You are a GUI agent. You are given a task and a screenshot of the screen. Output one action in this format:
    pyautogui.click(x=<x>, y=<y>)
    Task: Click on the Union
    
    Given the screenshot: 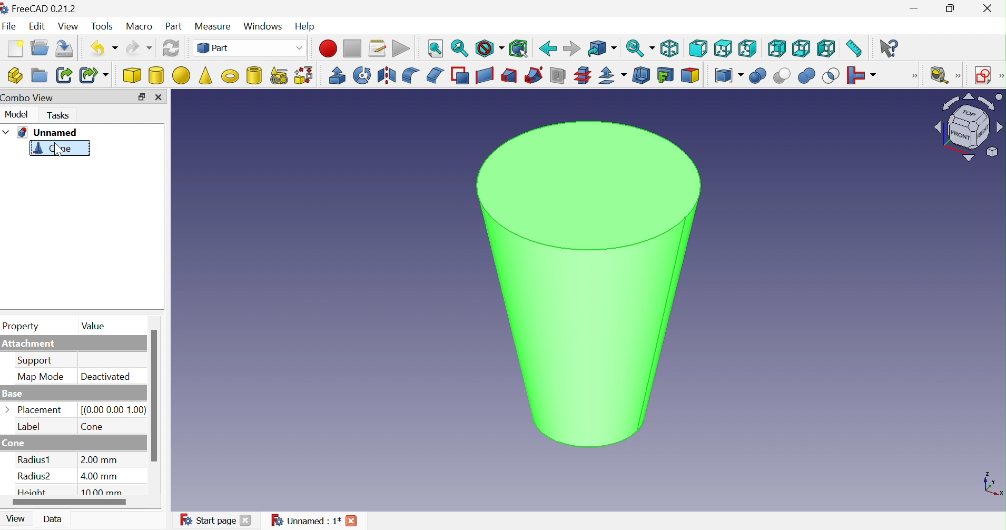 What is the action you would take?
    pyautogui.click(x=806, y=77)
    